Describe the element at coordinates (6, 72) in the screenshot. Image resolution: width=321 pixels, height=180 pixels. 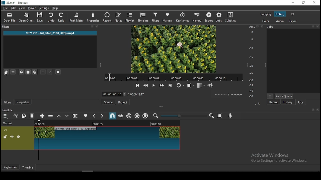
I see `mouse on add filter` at that location.